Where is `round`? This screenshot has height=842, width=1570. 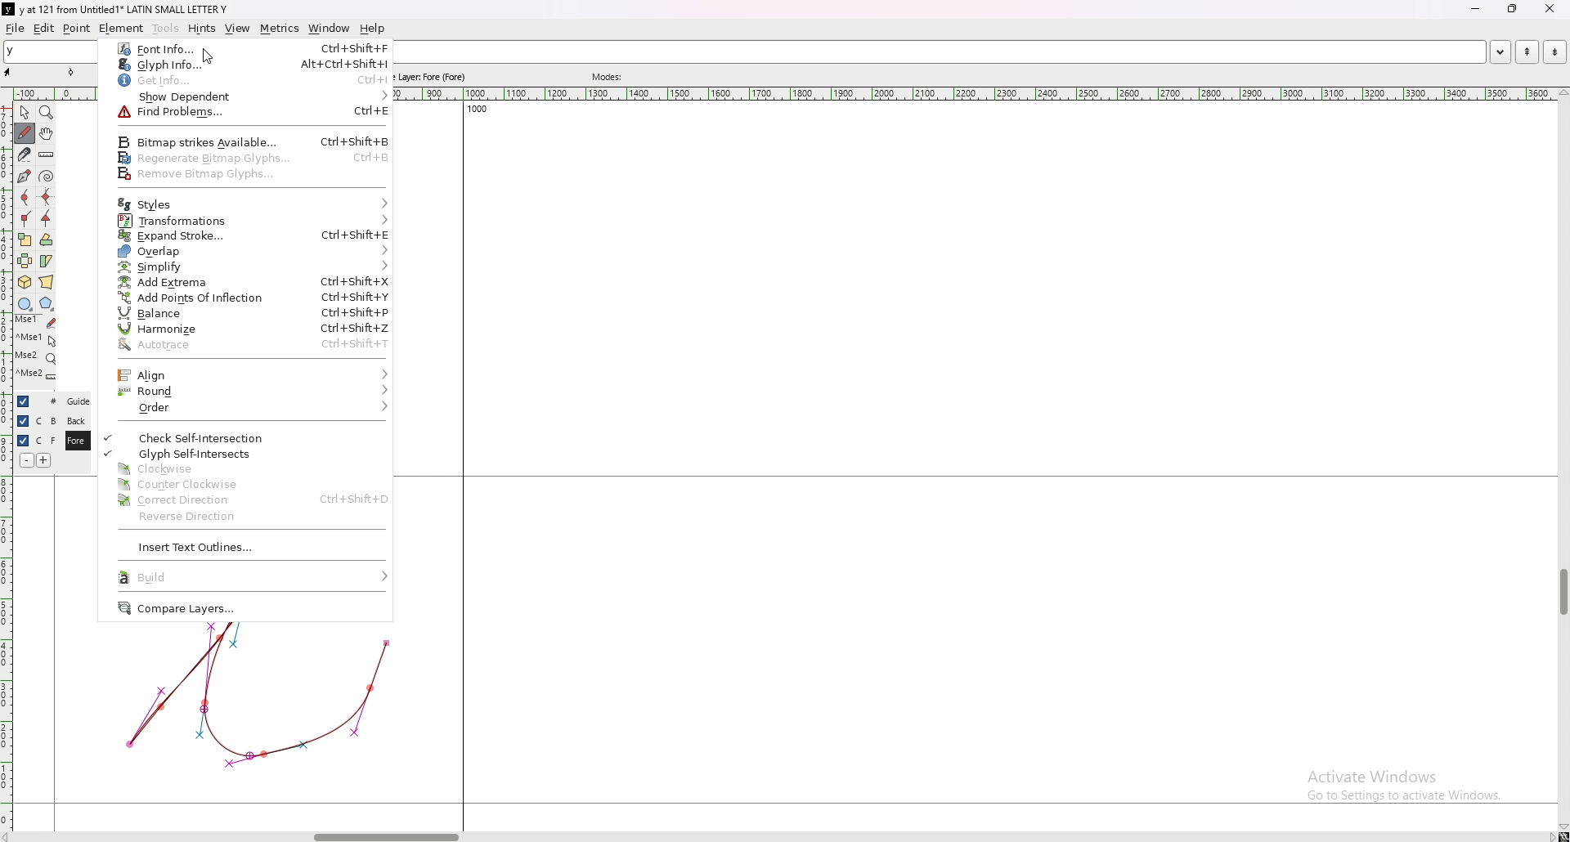
round is located at coordinates (249, 391).